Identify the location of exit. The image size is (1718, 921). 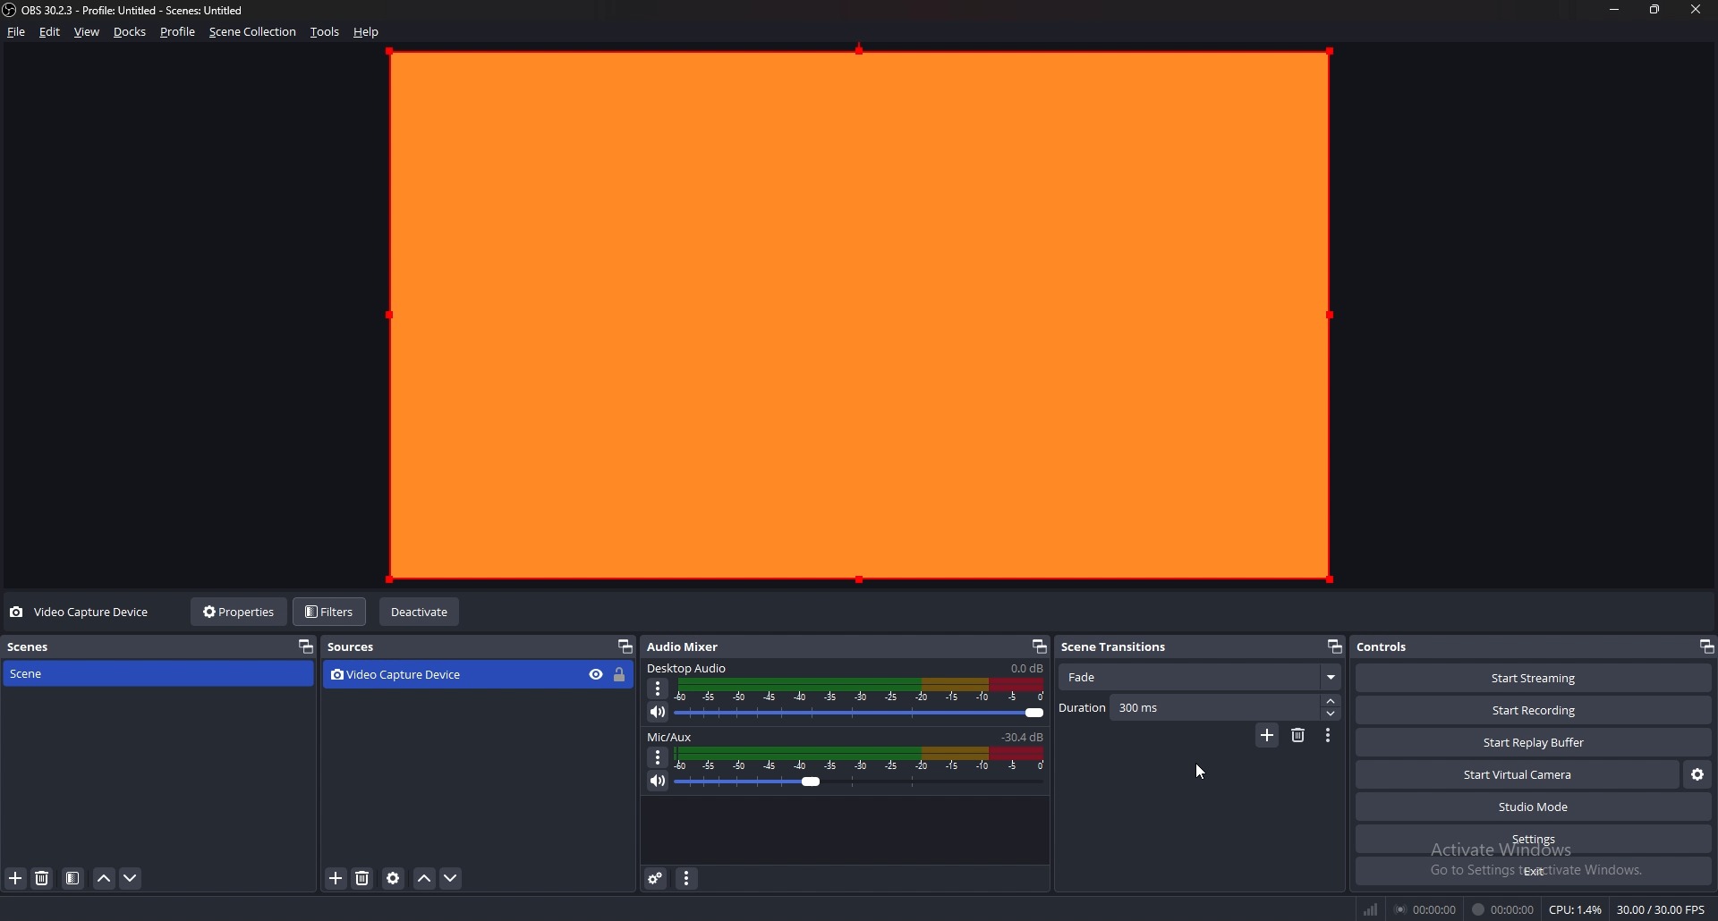
(1533, 871).